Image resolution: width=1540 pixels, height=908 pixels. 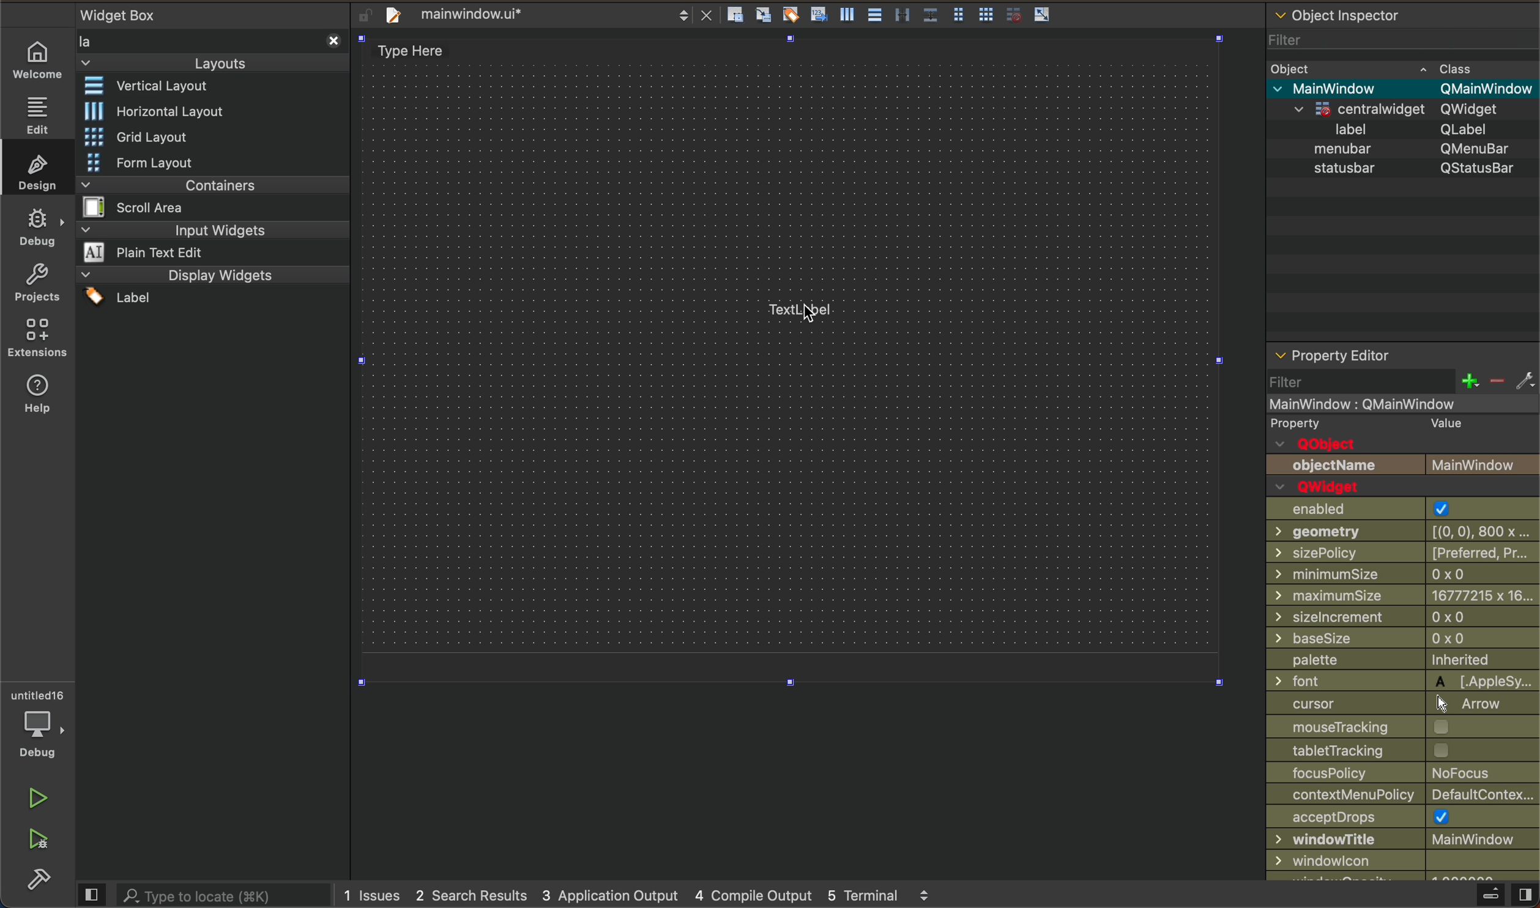 What do you see at coordinates (149, 162) in the screenshot?
I see `form layout` at bounding box center [149, 162].